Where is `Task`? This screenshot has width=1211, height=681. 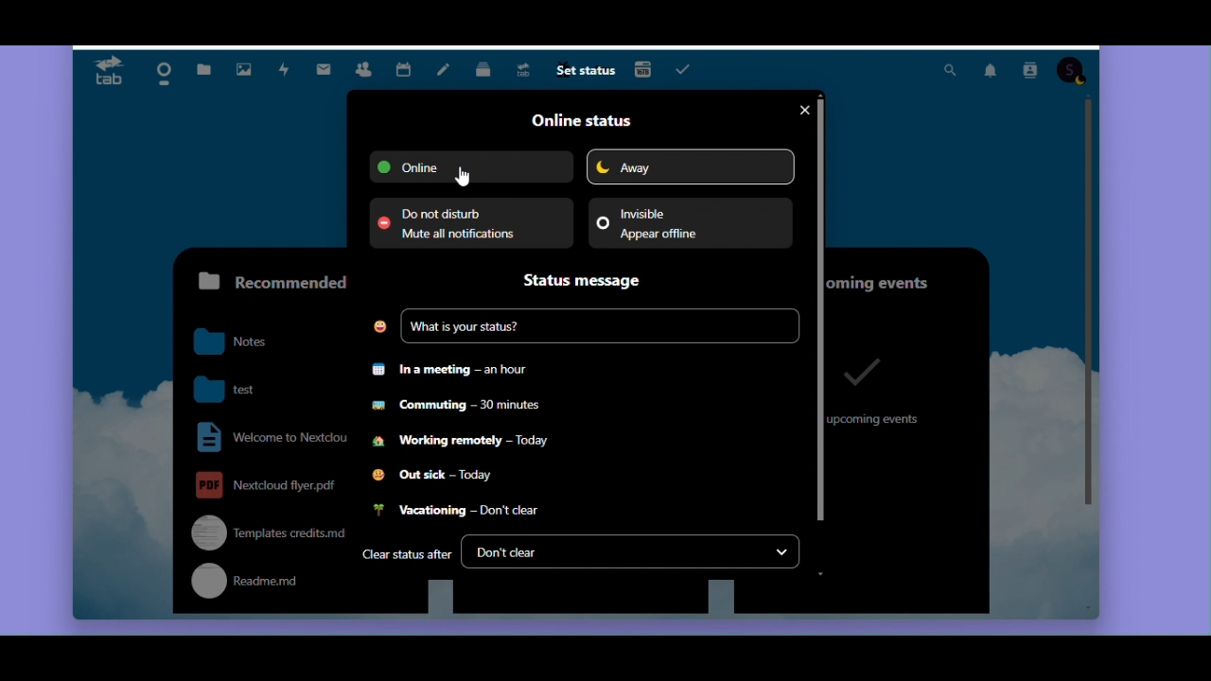 Task is located at coordinates (686, 69).